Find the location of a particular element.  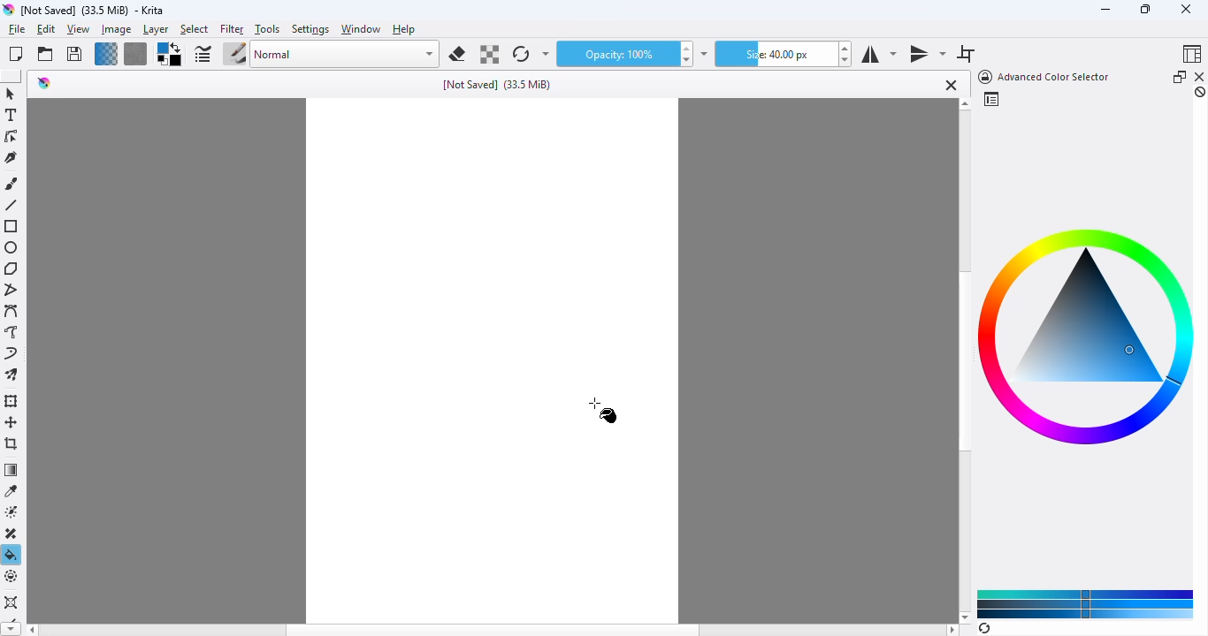

title is located at coordinates (497, 85).